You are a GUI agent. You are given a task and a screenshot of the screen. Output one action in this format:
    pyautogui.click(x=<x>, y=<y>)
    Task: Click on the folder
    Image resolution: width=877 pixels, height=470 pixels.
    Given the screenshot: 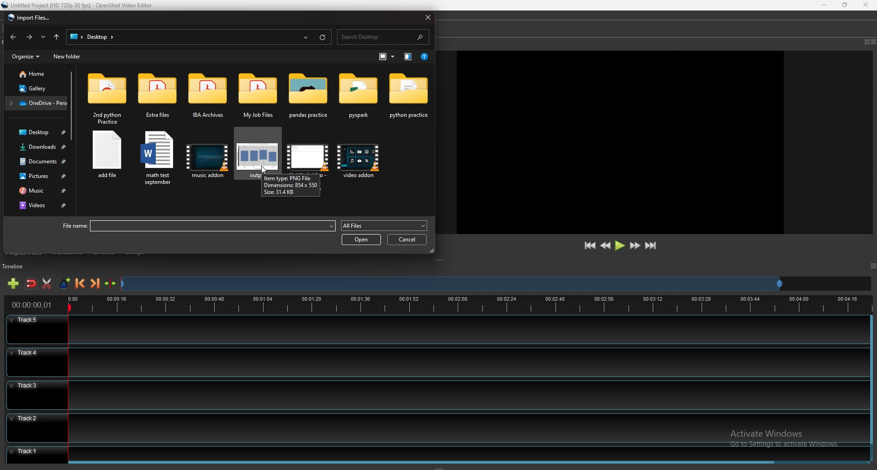 What is the action you would take?
    pyautogui.click(x=157, y=99)
    